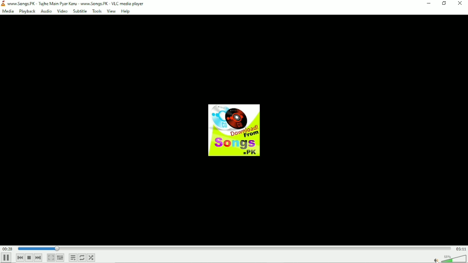 This screenshot has width=468, height=263. What do you see at coordinates (450, 258) in the screenshot?
I see `Volume` at bounding box center [450, 258].